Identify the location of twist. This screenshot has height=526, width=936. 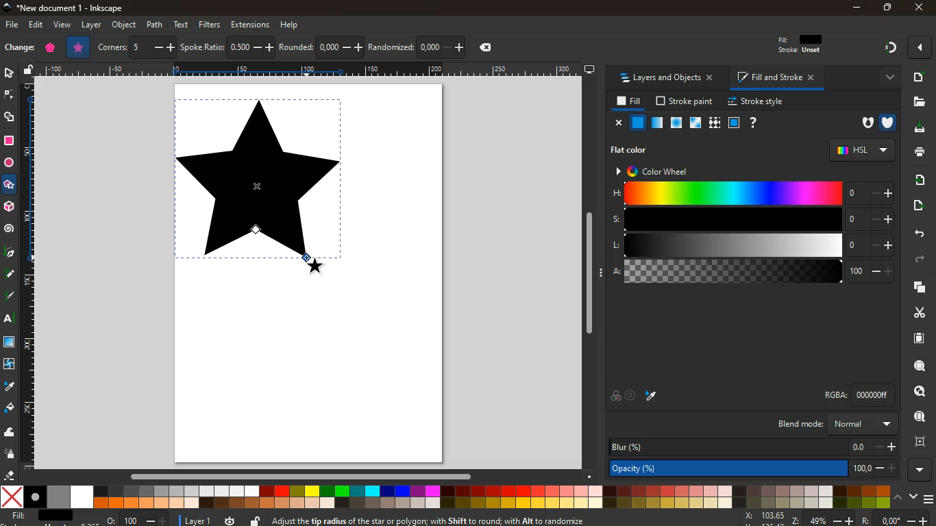
(10, 365).